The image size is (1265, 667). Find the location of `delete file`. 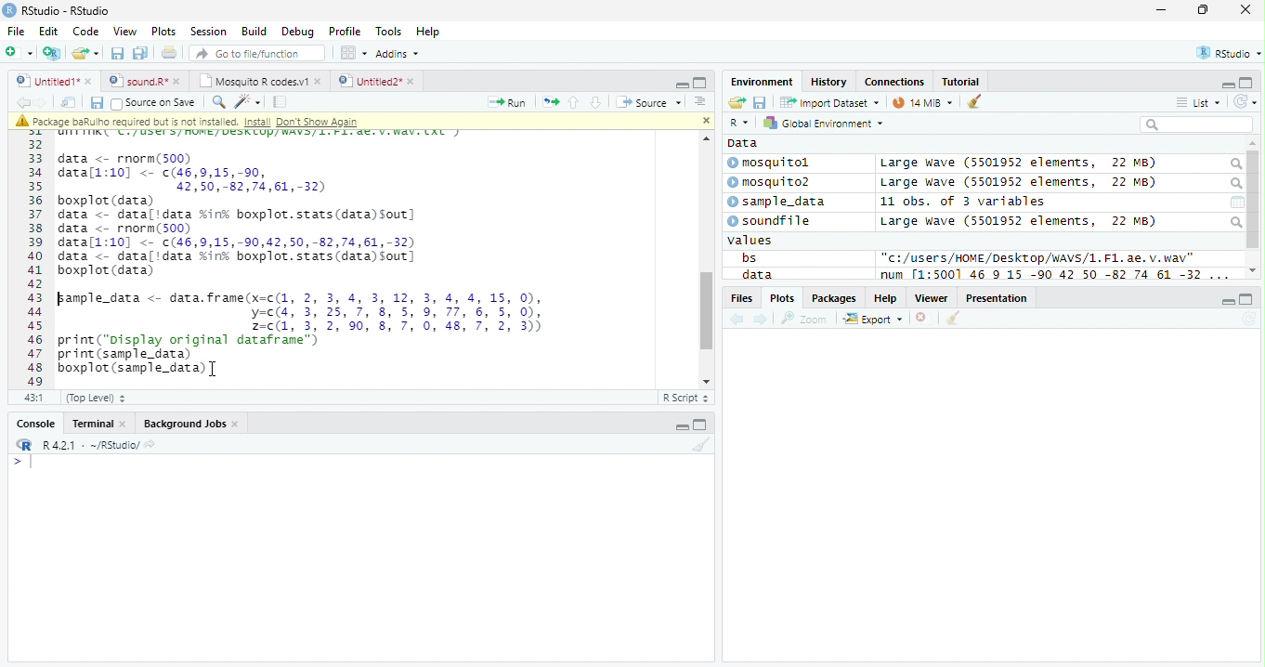

delete file is located at coordinates (925, 318).